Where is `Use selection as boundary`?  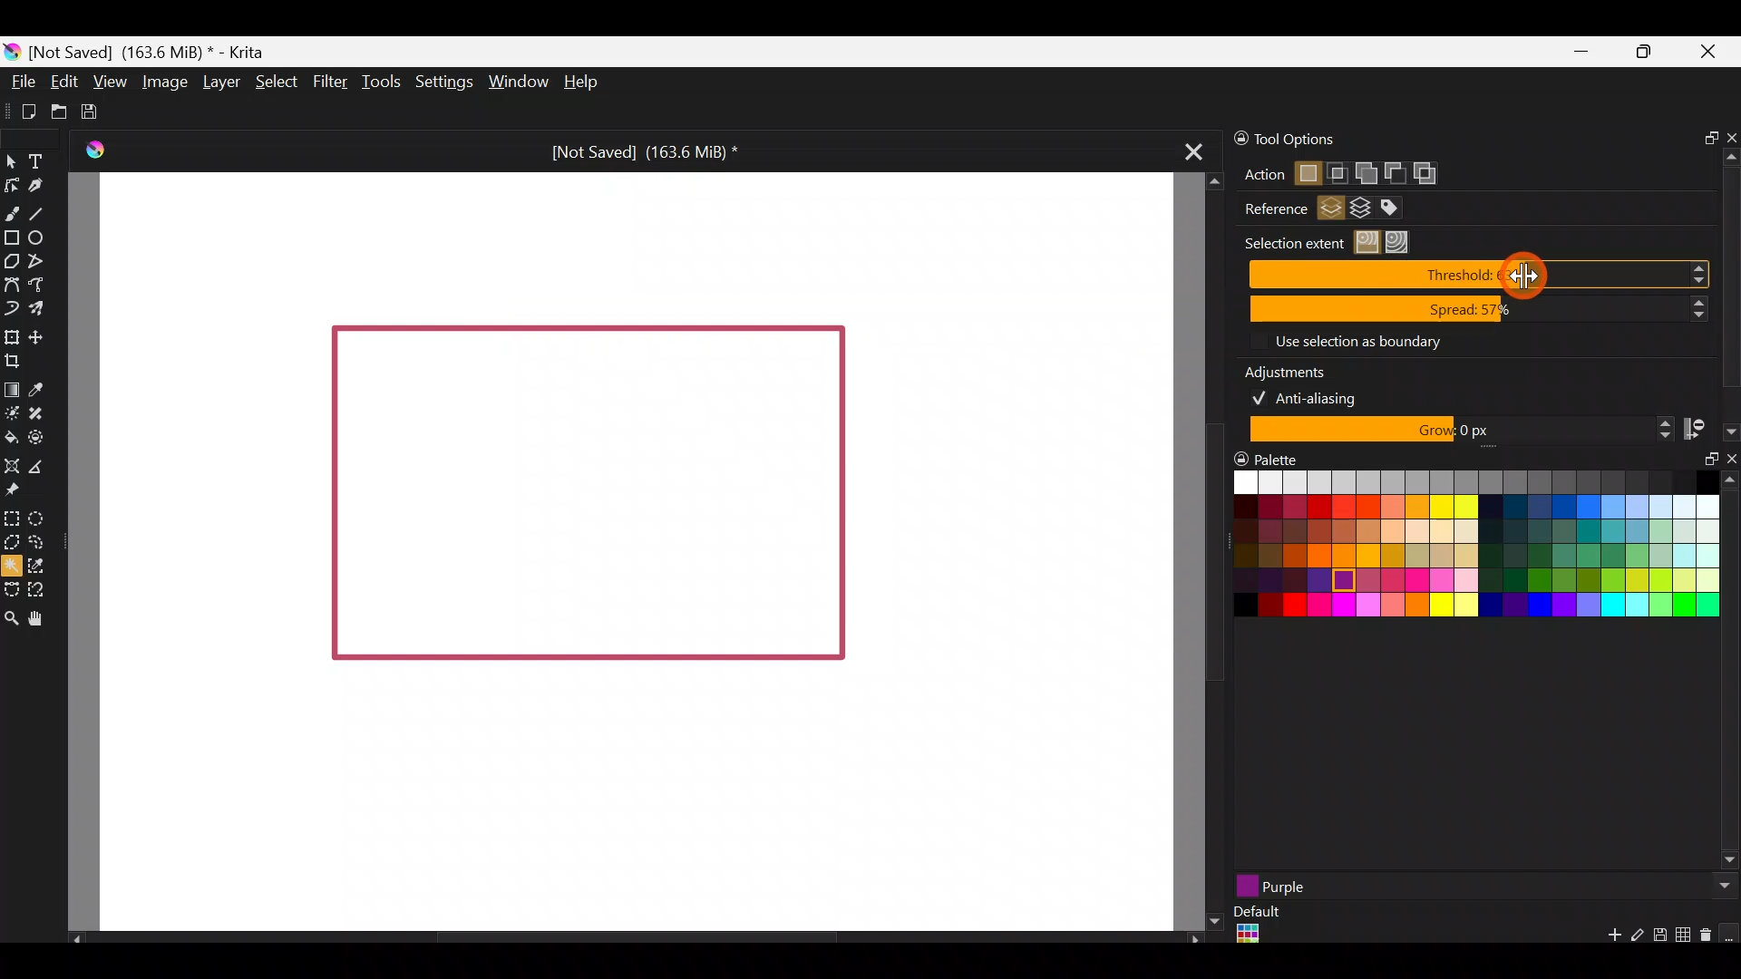
Use selection as boundary is located at coordinates (1357, 340).